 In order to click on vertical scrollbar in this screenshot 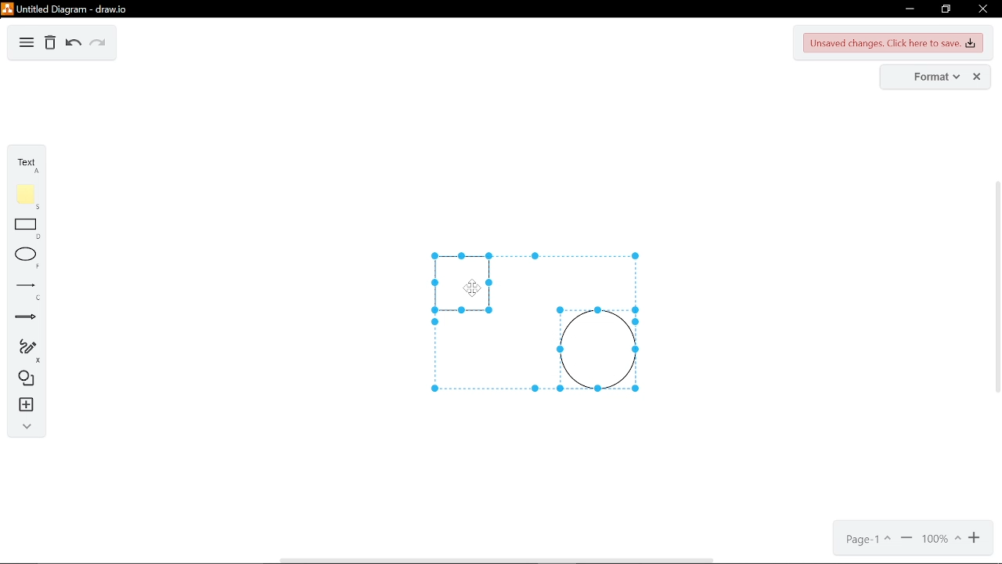, I will do `click(996, 285)`.